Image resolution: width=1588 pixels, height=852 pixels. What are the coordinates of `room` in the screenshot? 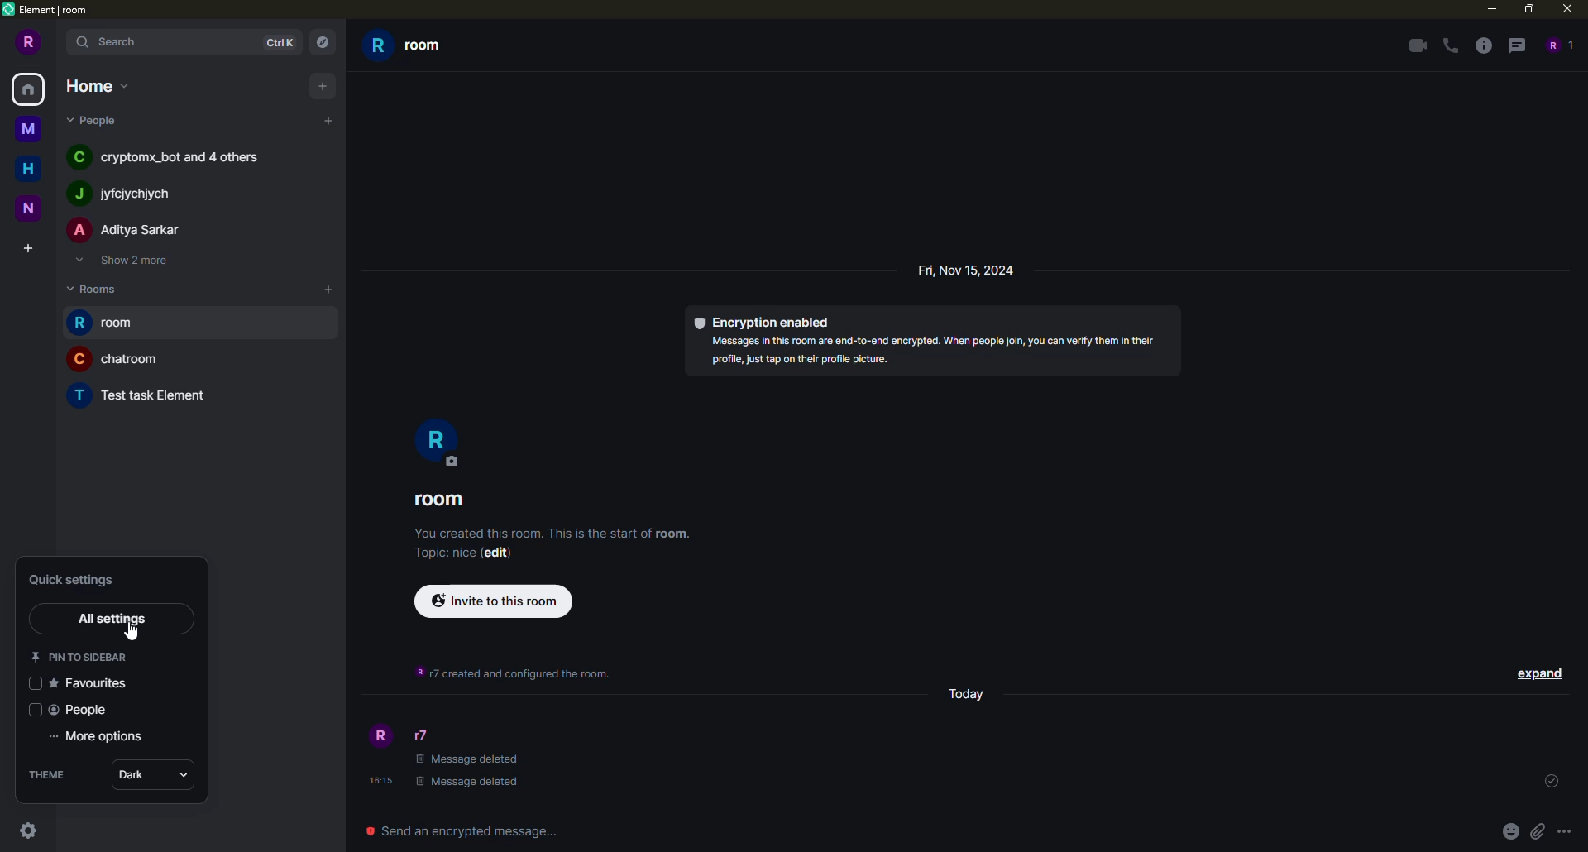 It's located at (145, 393).